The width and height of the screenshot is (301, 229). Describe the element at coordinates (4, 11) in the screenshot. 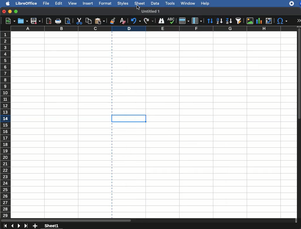

I see `close` at that location.